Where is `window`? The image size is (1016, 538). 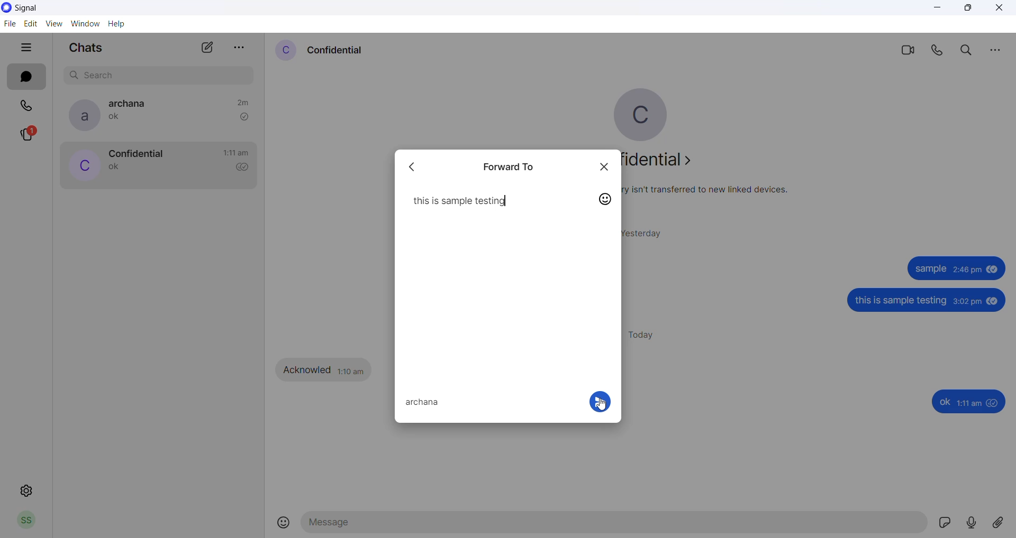
window is located at coordinates (87, 23).